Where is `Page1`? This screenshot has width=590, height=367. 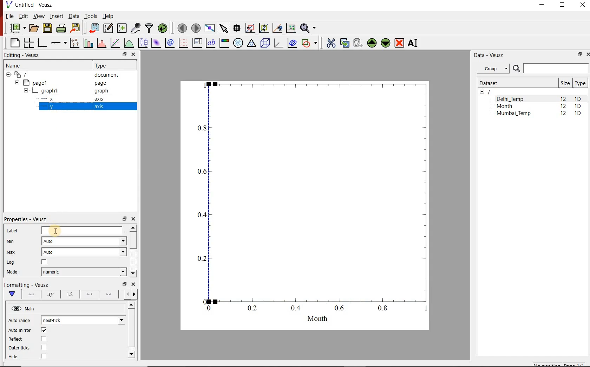
Page1 is located at coordinates (61, 83).